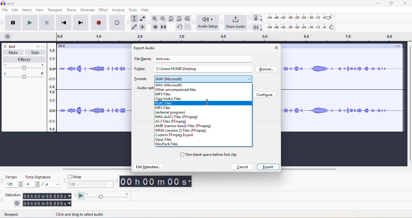 Image resolution: width=412 pixels, height=218 pixels. I want to click on stopped, so click(18, 215).